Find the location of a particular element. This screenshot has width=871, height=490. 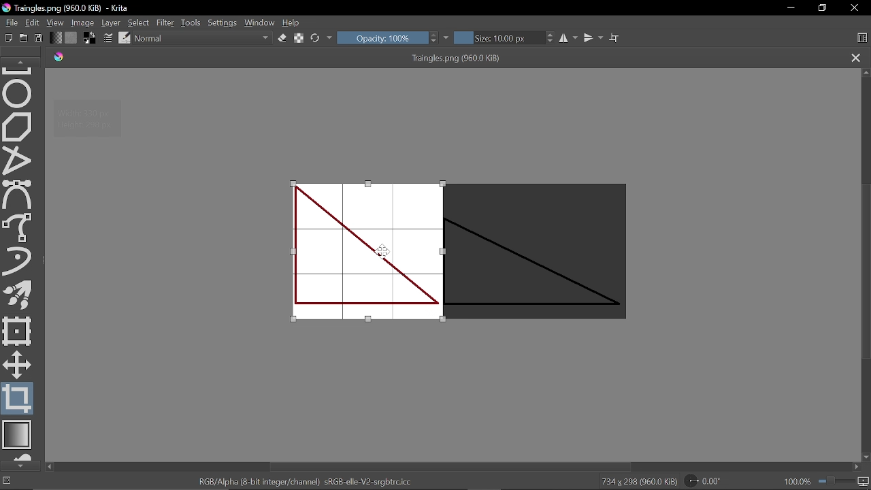

Reload original preset is located at coordinates (316, 38).